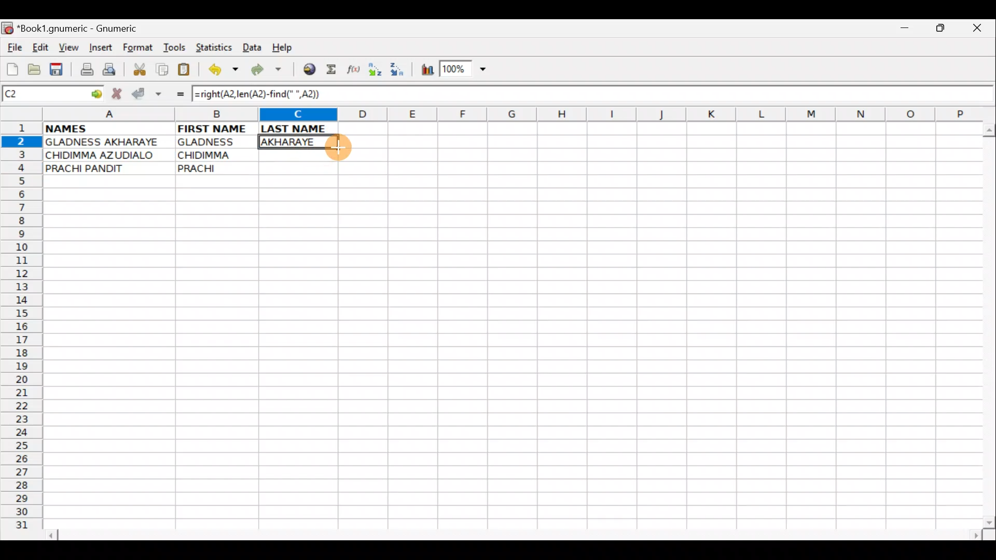 Image resolution: width=996 pixels, height=560 pixels. Describe the element at coordinates (41, 94) in the screenshot. I see `Cell name C2` at that location.